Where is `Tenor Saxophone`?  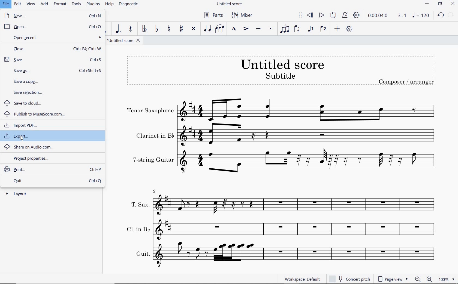 Tenor Saxophone is located at coordinates (281, 109).